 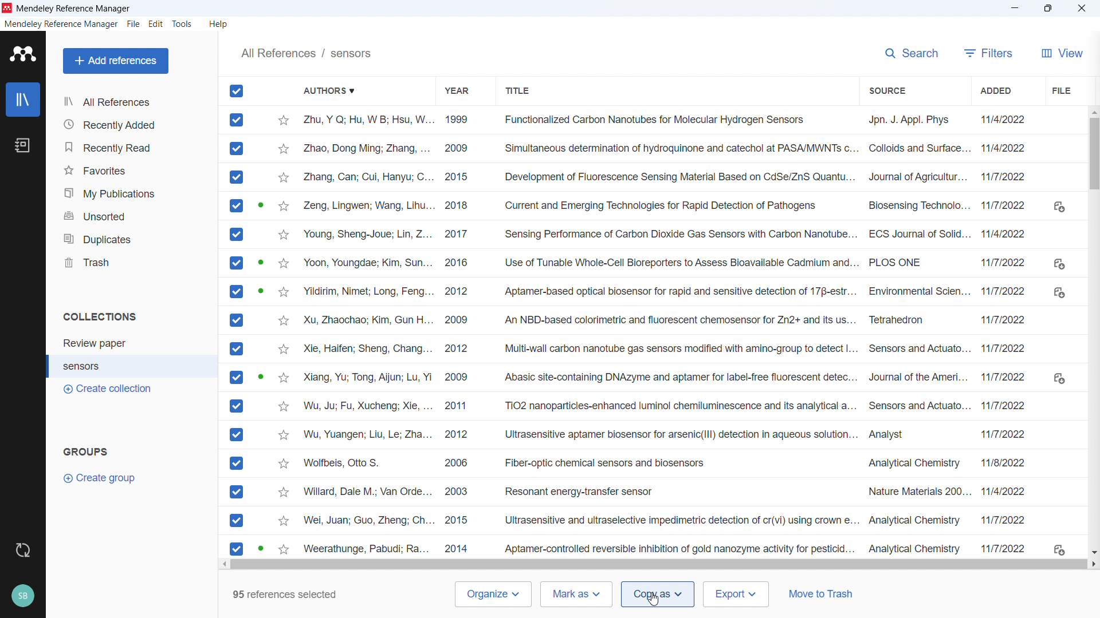 I want to click on my publications, so click(x=132, y=191).